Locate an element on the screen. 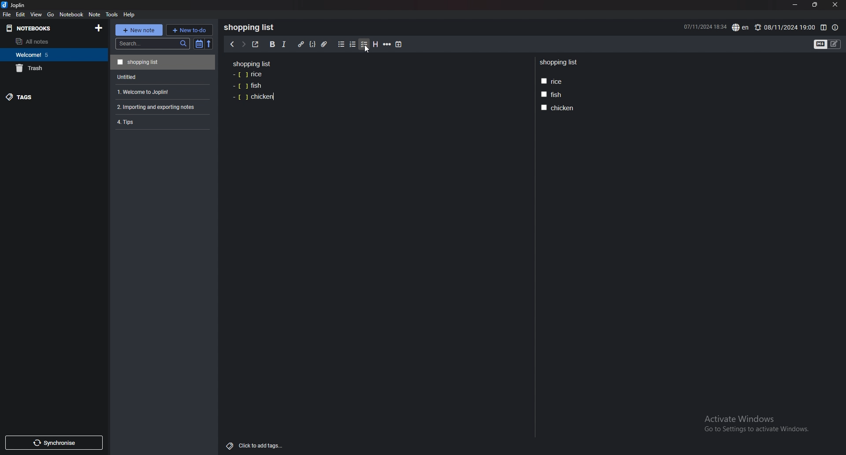 The image size is (846, 455). attachment is located at coordinates (326, 45).